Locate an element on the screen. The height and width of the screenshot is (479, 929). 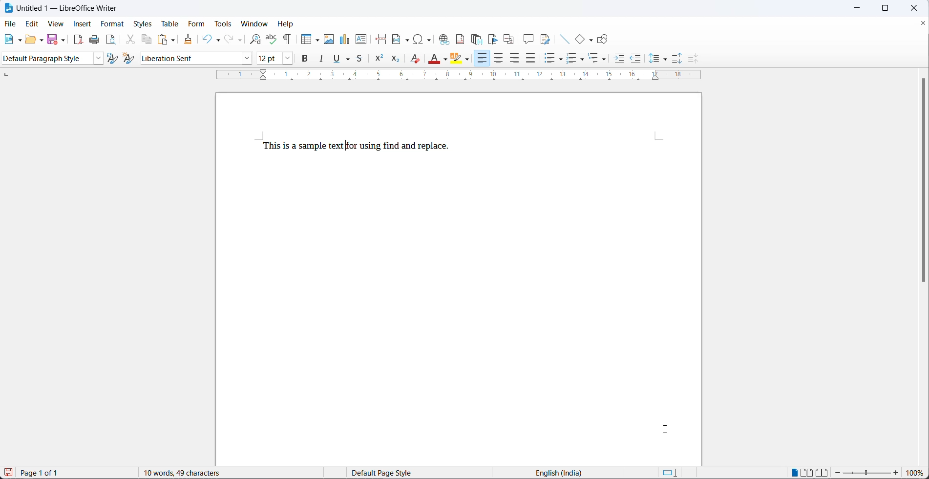
italic is located at coordinates (323, 60).